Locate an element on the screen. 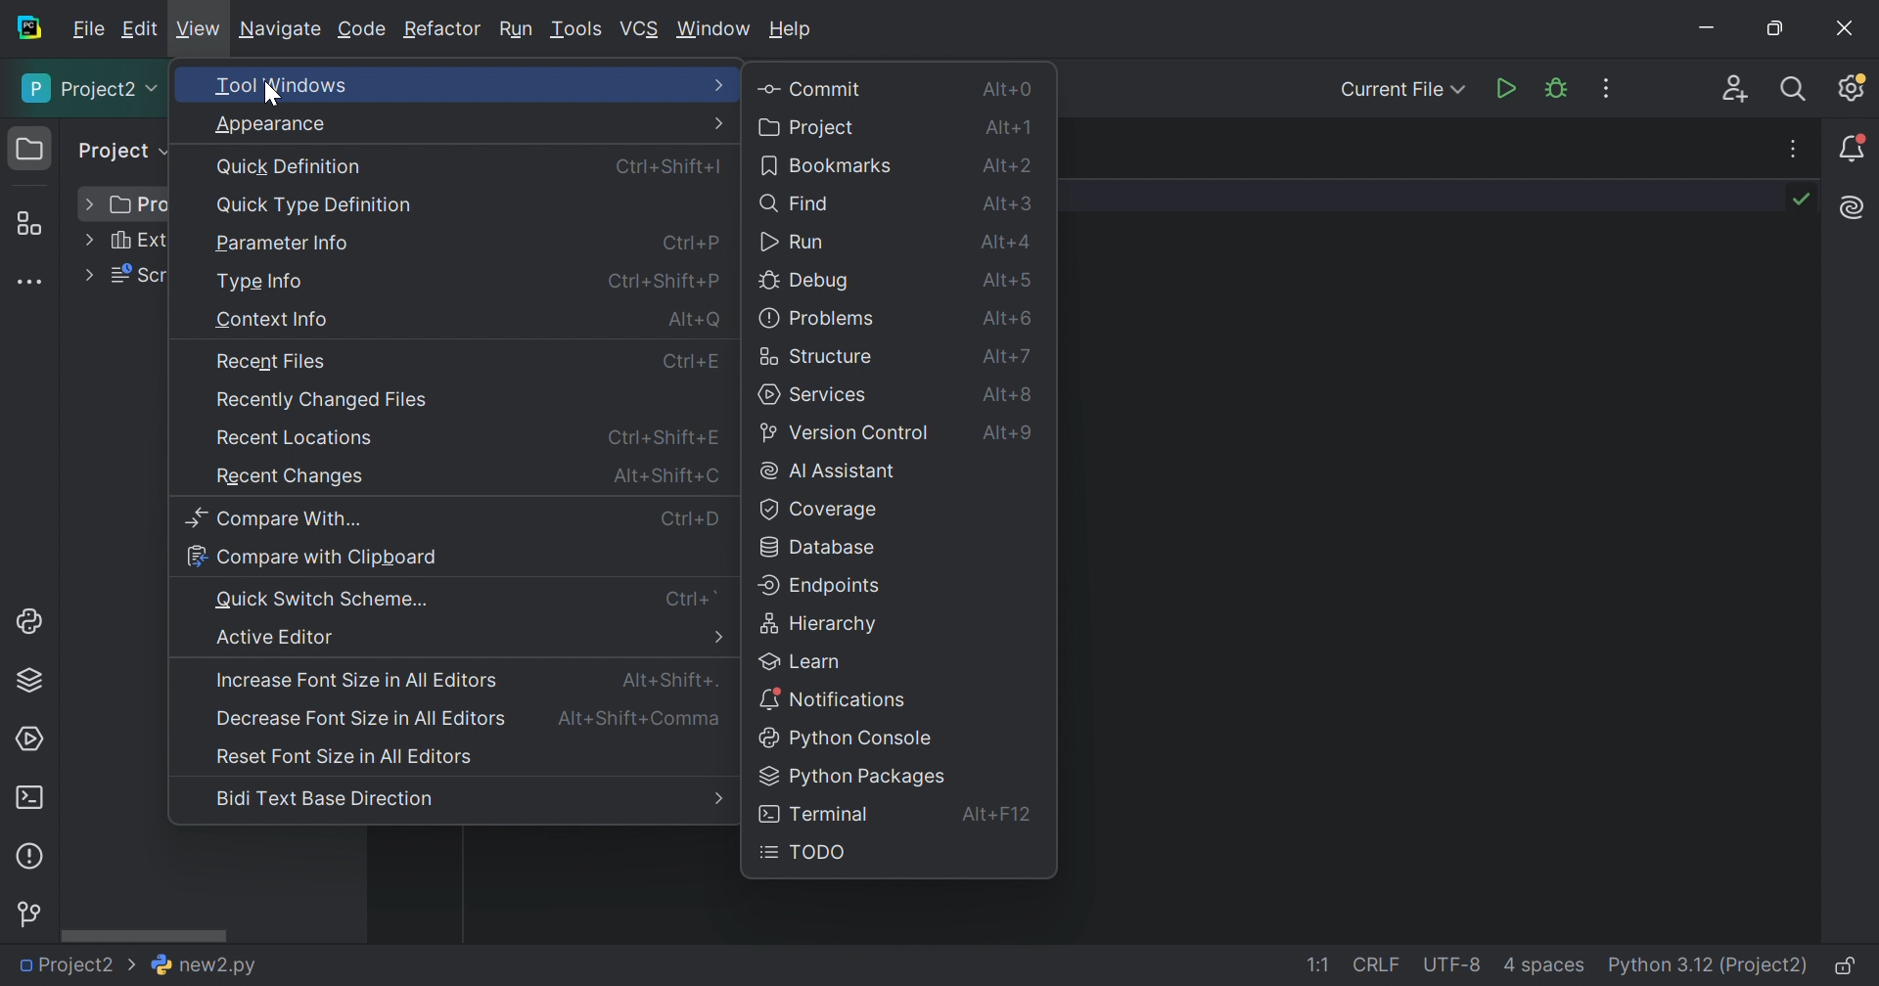 This screenshot has height=986, width=1879. Project is located at coordinates (811, 127).